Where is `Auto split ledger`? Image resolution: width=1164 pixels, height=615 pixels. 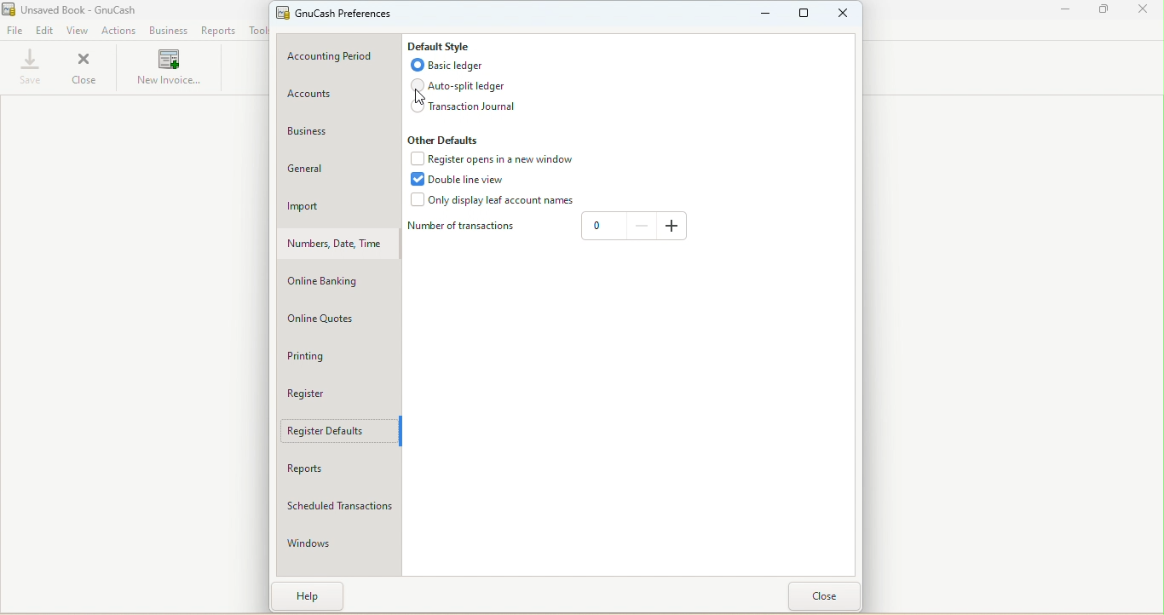
Auto split ledger is located at coordinates (464, 85).